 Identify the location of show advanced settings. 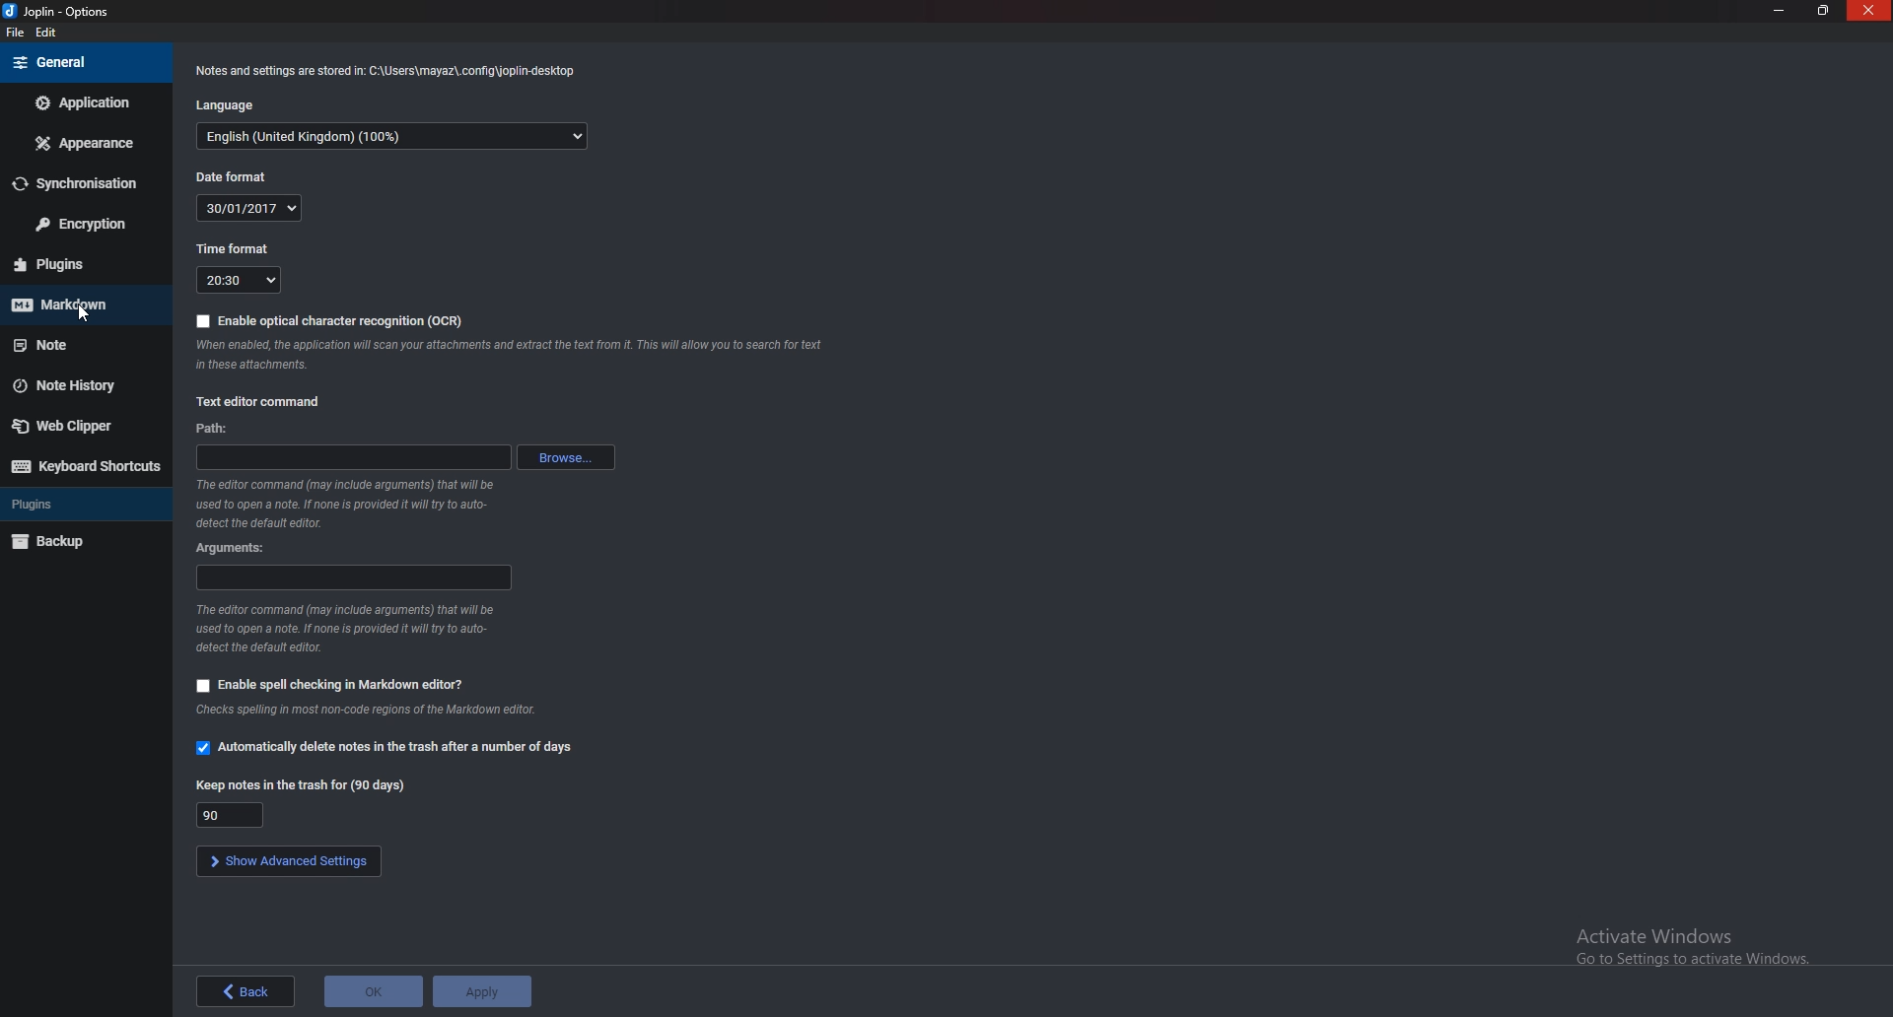
(289, 861).